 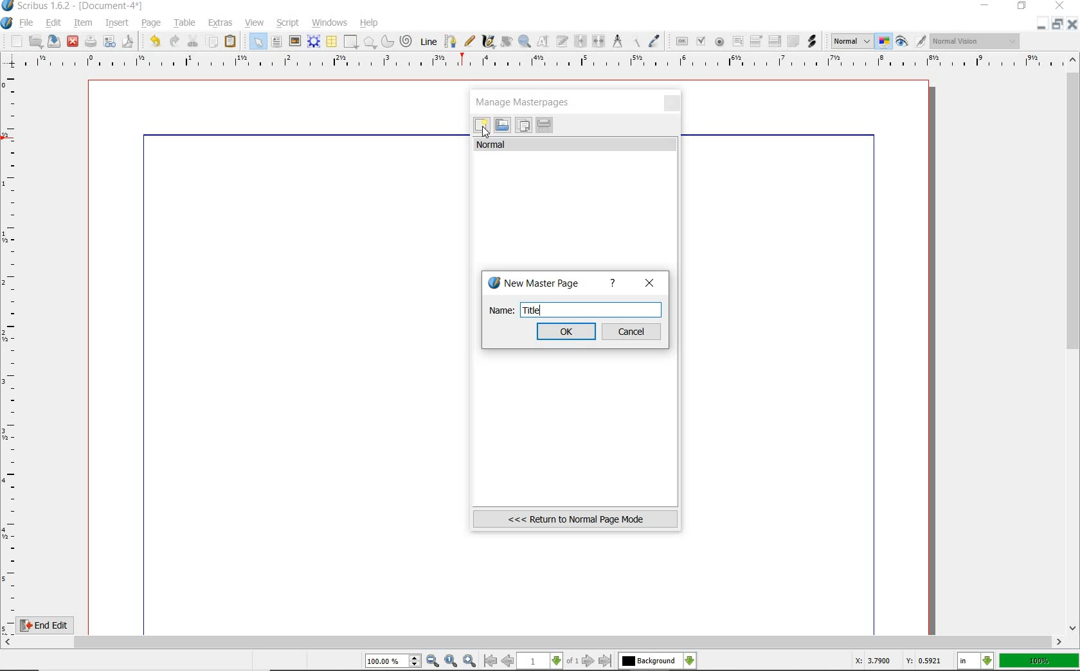 I want to click on go to previous page, so click(x=509, y=661).